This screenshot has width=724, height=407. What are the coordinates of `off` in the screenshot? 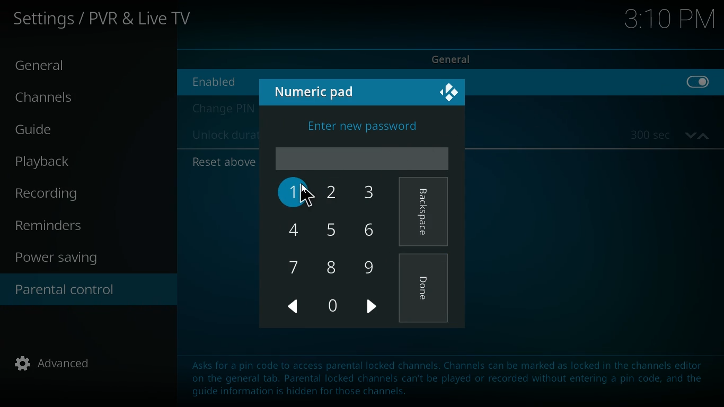 It's located at (699, 88).